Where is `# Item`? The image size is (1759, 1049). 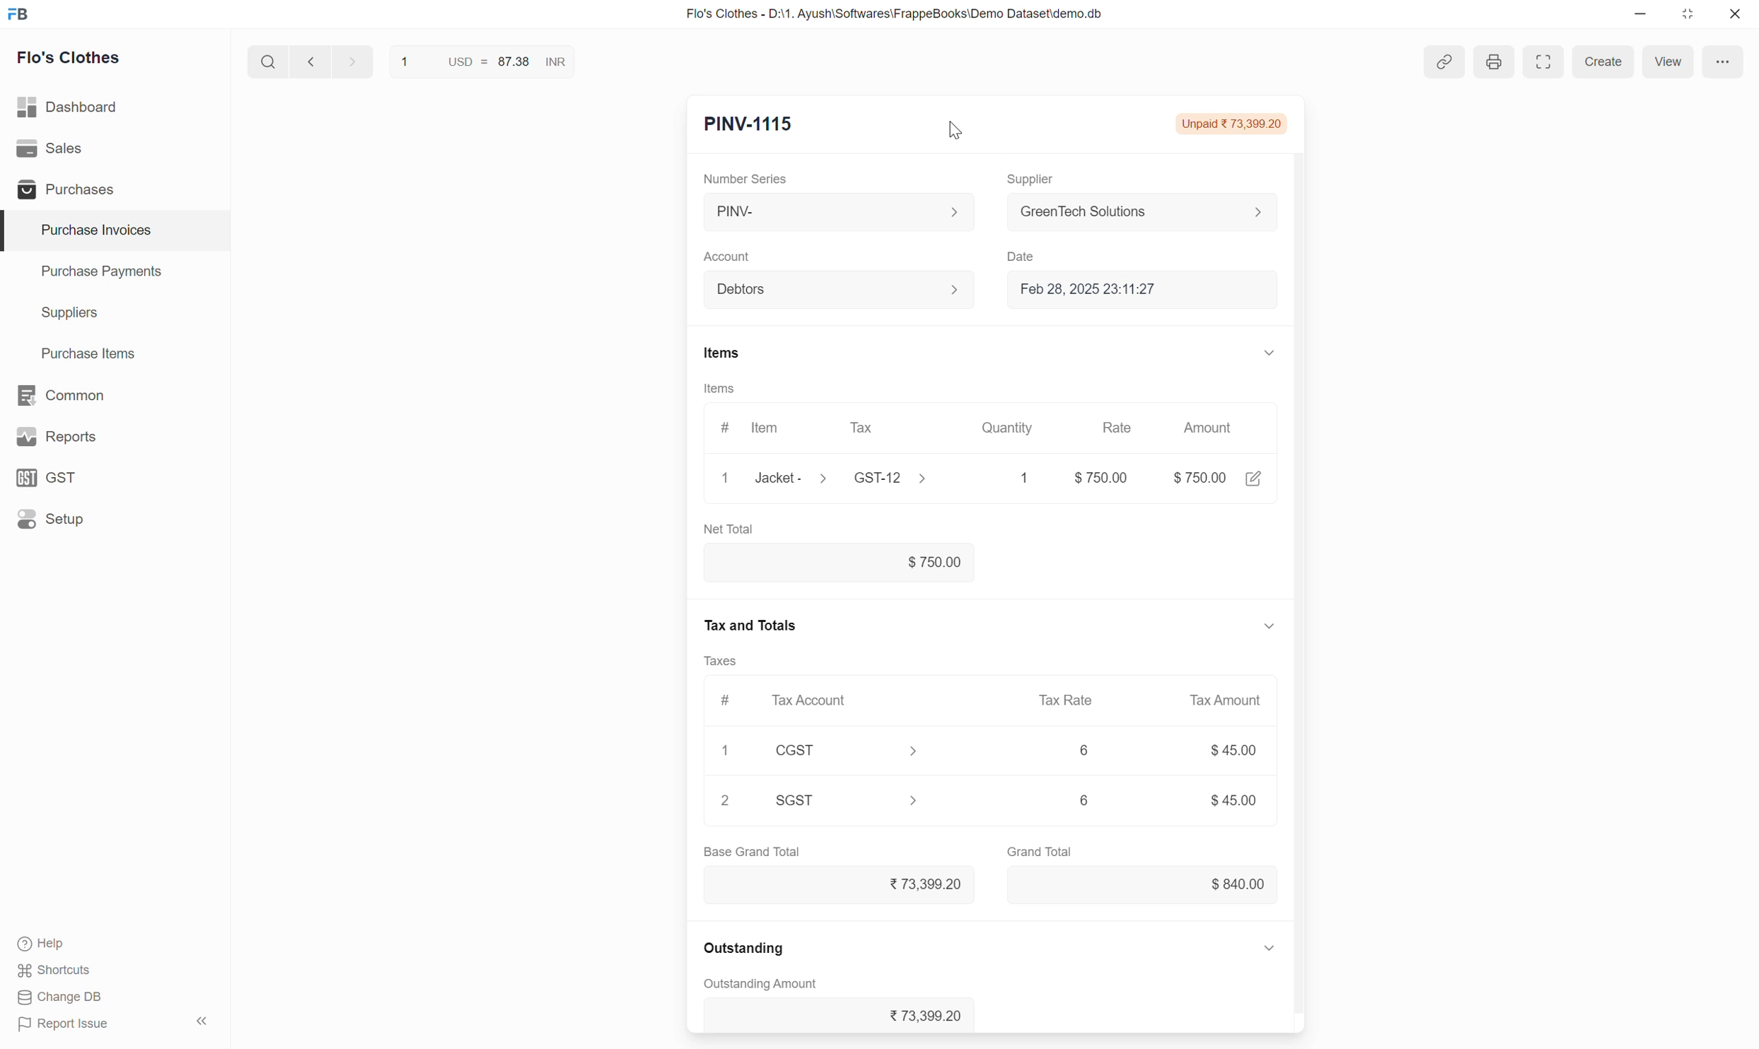
# Item is located at coordinates (754, 429).